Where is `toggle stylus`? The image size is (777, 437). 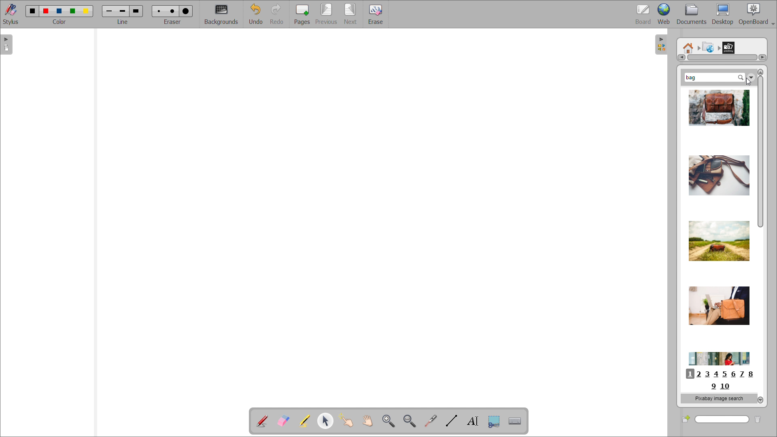 toggle stylus is located at coordinates (11, 14).